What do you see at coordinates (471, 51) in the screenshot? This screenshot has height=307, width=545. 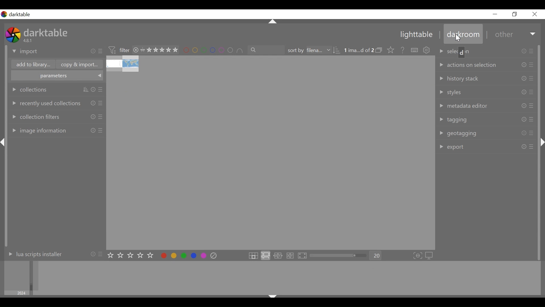 I see `selection` at bounding box center [471, 51].